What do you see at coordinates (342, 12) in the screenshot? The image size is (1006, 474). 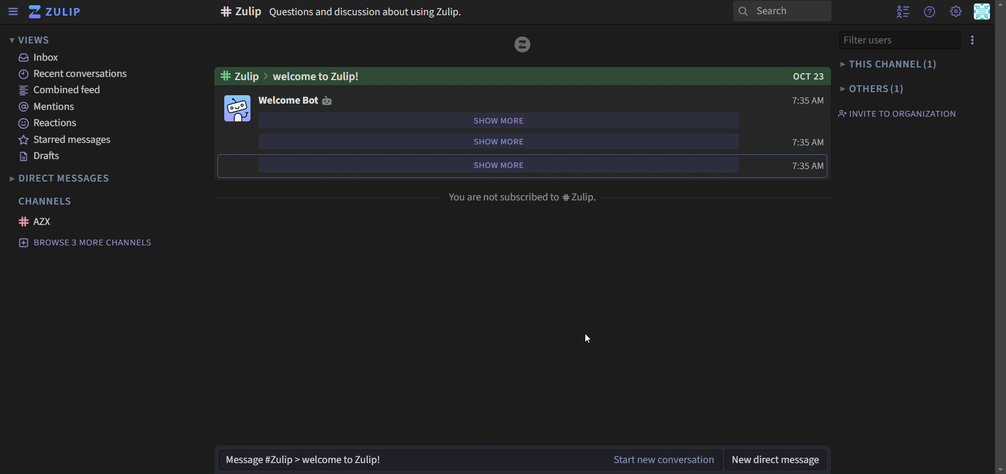 I see `Question and discussion about using Zulip.` at bounding box center [342, 12].